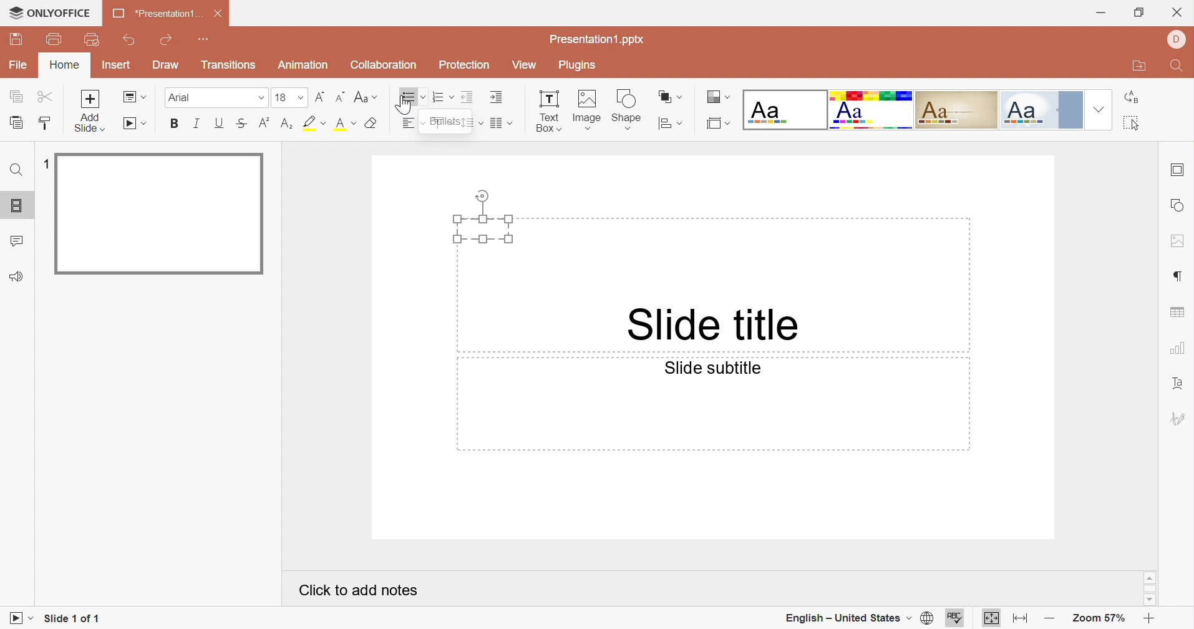 This screenshot has height=629, width=1194. I want to click on Scroll Bar, so click(1153, 590).